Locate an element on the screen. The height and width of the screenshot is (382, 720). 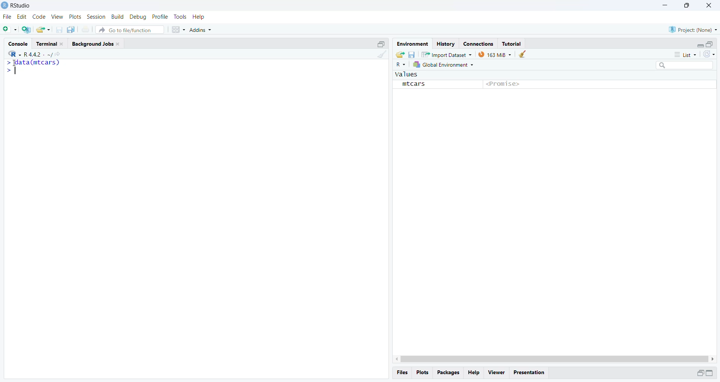
Tutorial is located at coordinates (512, 44).